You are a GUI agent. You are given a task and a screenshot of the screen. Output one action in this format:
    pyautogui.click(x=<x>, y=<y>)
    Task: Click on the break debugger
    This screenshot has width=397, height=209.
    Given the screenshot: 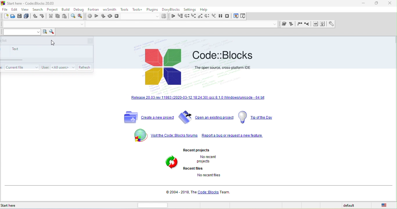 What is the action you would take?
    pyautogui.click(x=222, y=16)
    